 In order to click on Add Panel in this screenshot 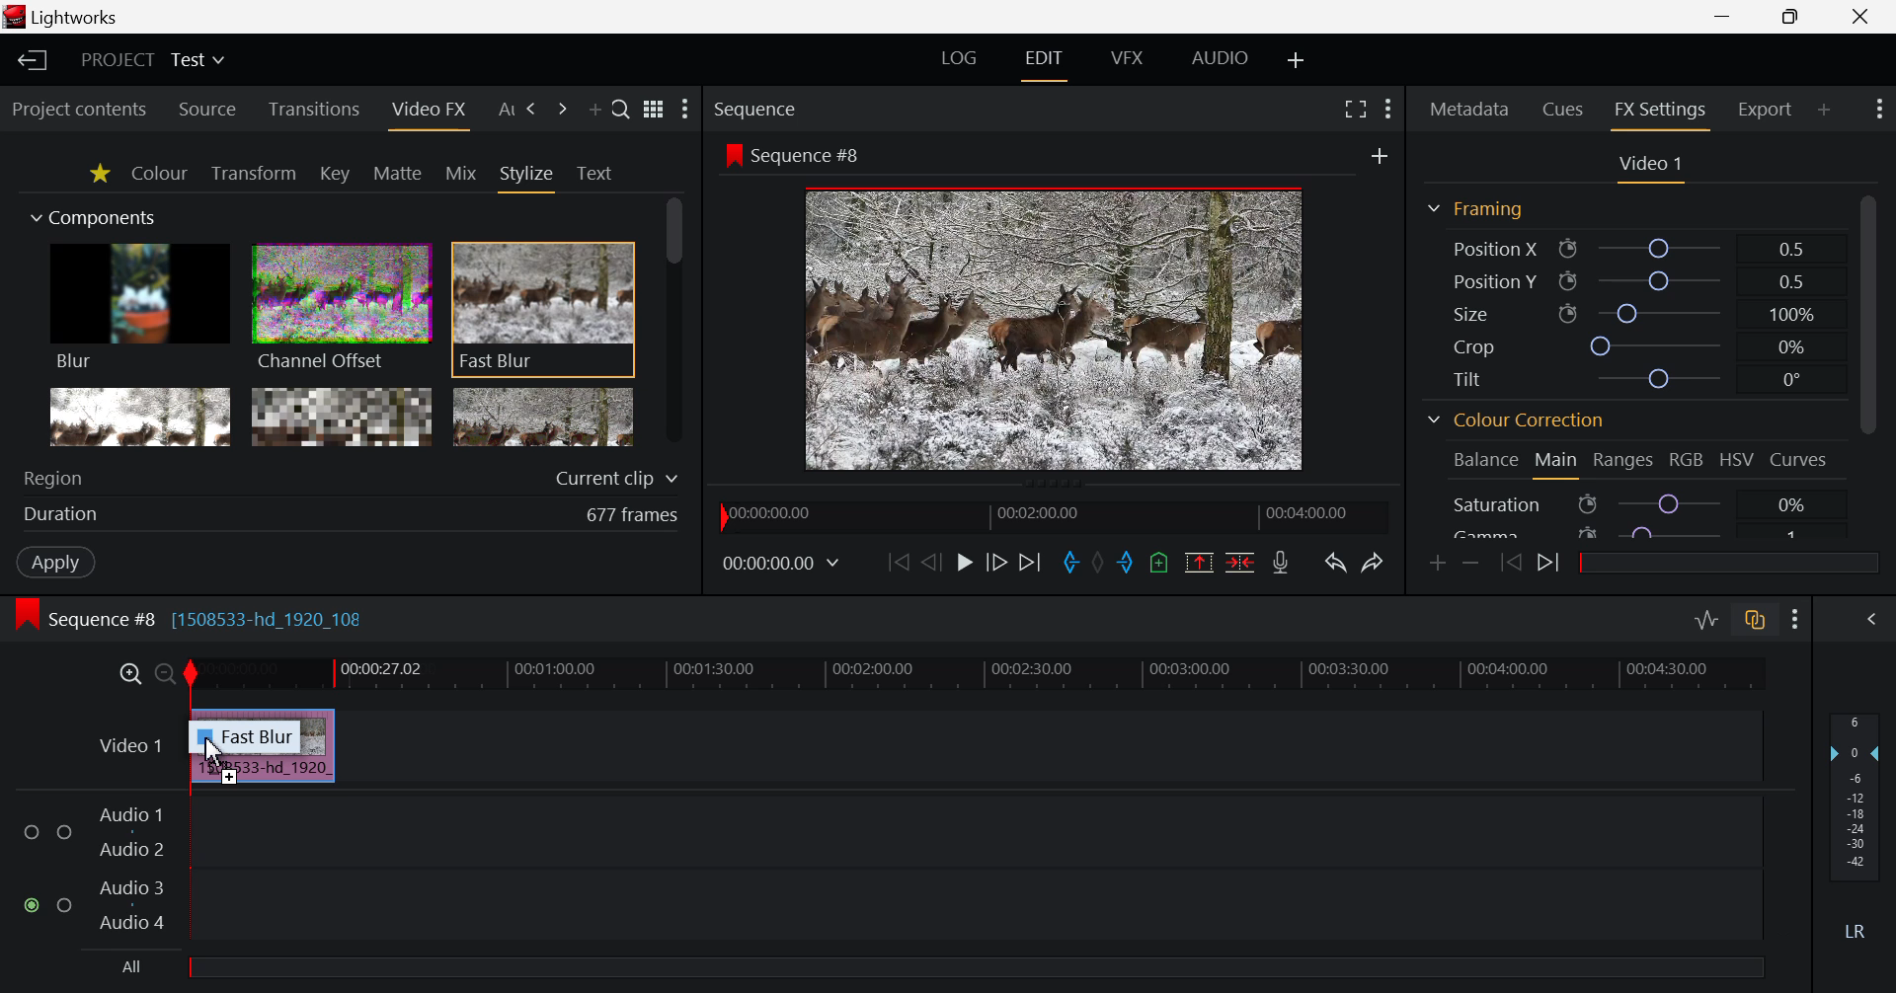, I will do `click(1825, 110)`.